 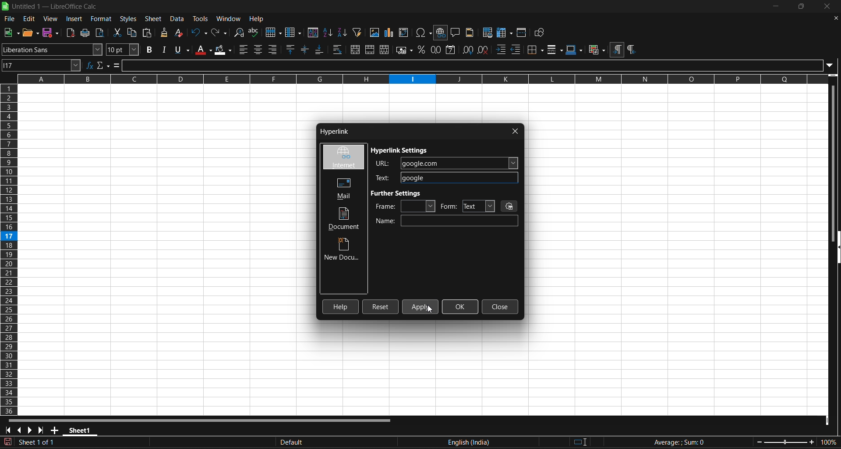 What do you see at coordinates (405, 206) in the screenshot?
I see `frame` at bounding box center [405, 206].